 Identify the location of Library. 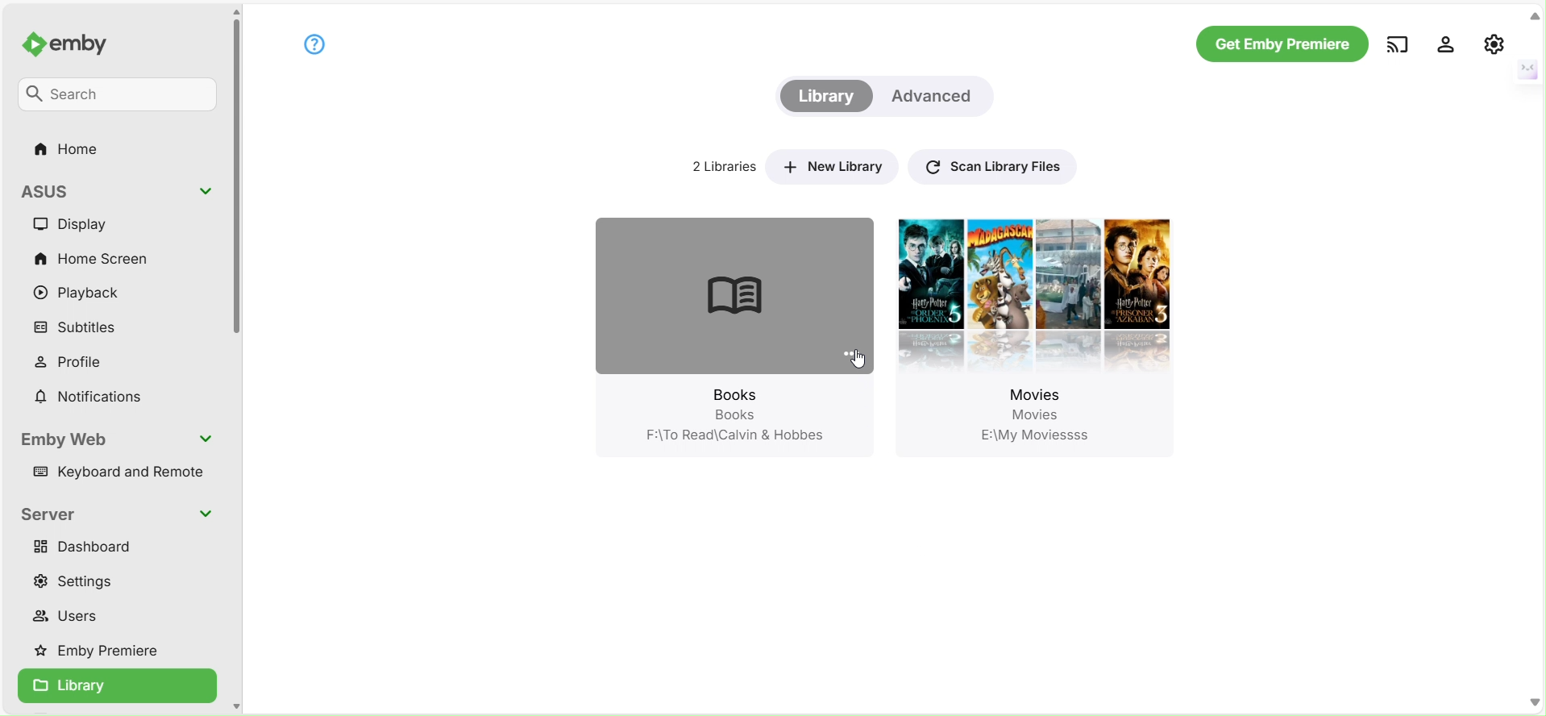
(825, 97).